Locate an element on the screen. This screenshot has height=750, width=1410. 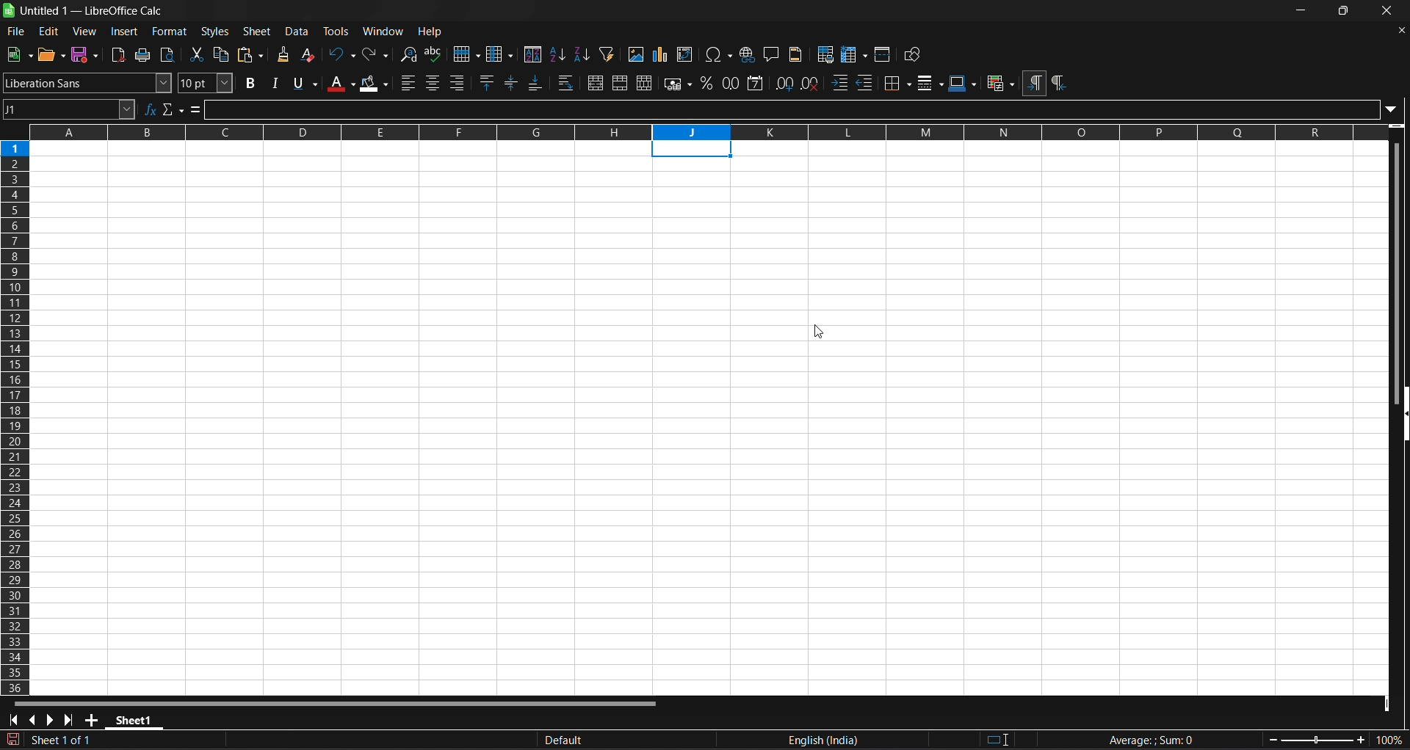
columns is located at coordinates (18, 415).